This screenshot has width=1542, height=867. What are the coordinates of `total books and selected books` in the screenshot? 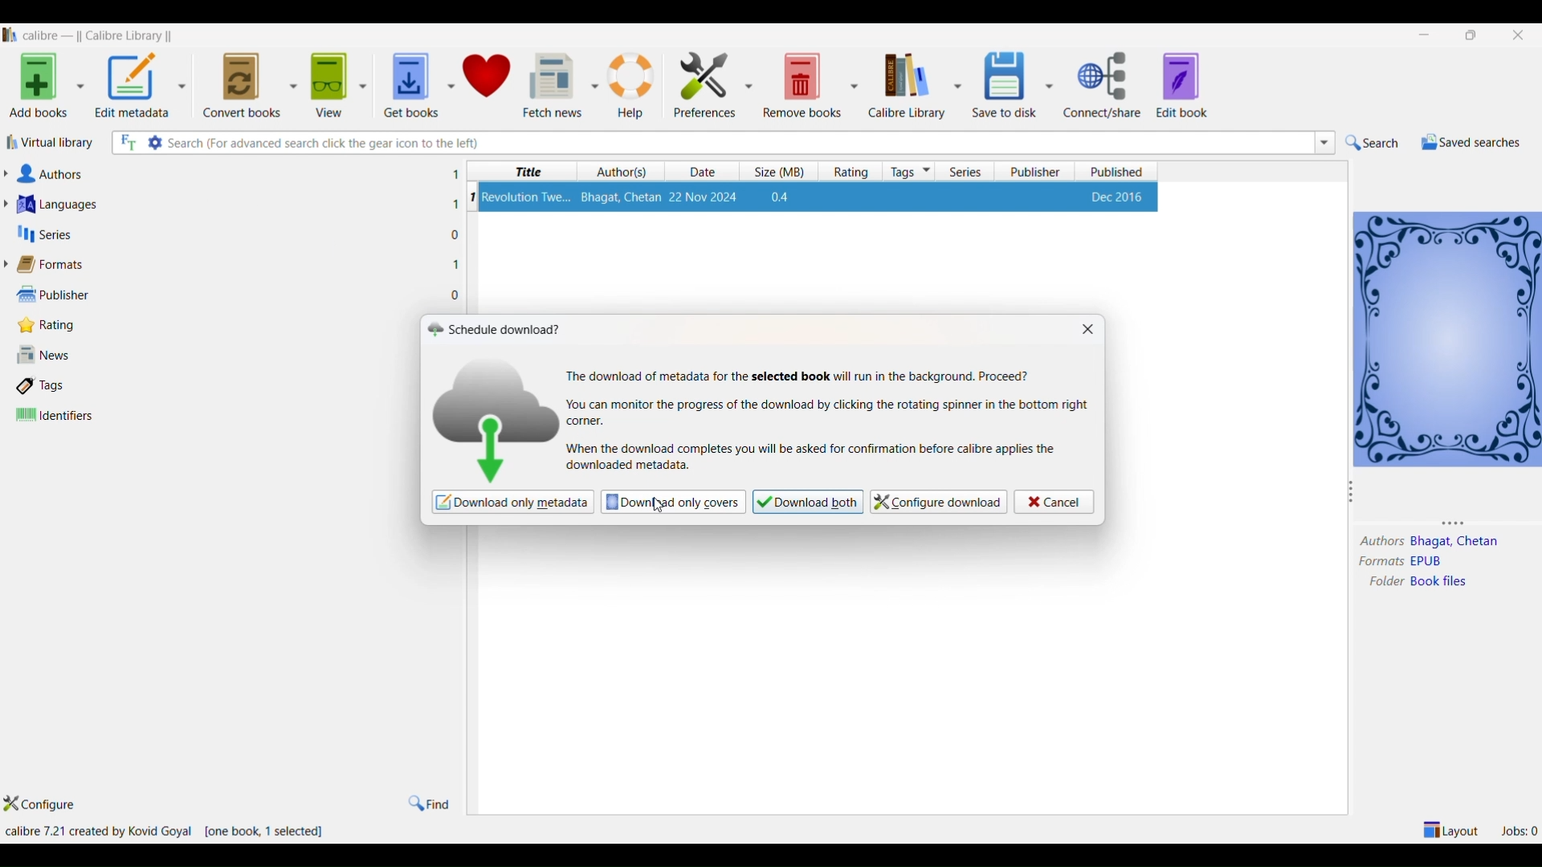 It's located at (272, 832).